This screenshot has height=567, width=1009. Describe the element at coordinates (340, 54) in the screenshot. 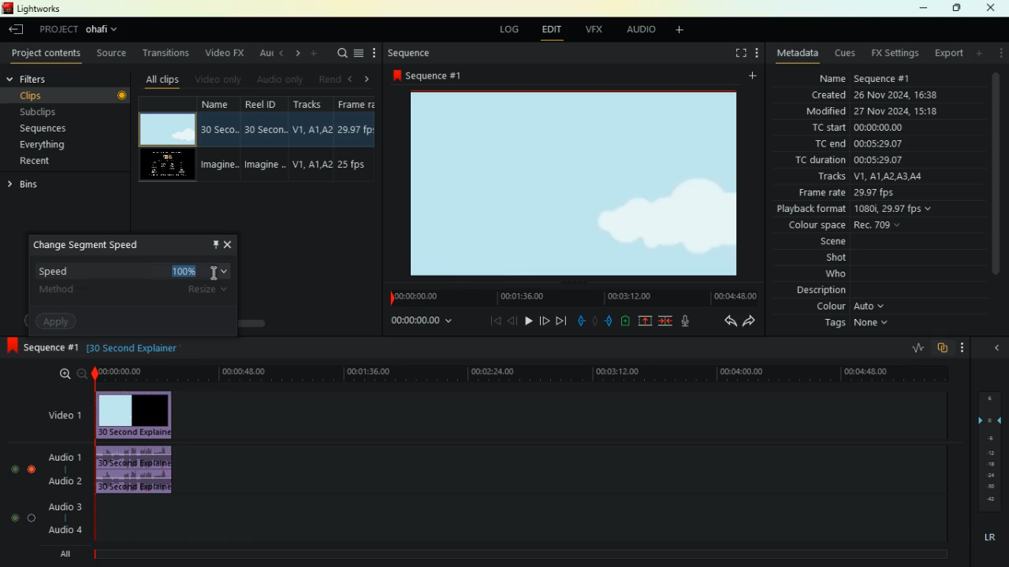

I see `search` at that location.